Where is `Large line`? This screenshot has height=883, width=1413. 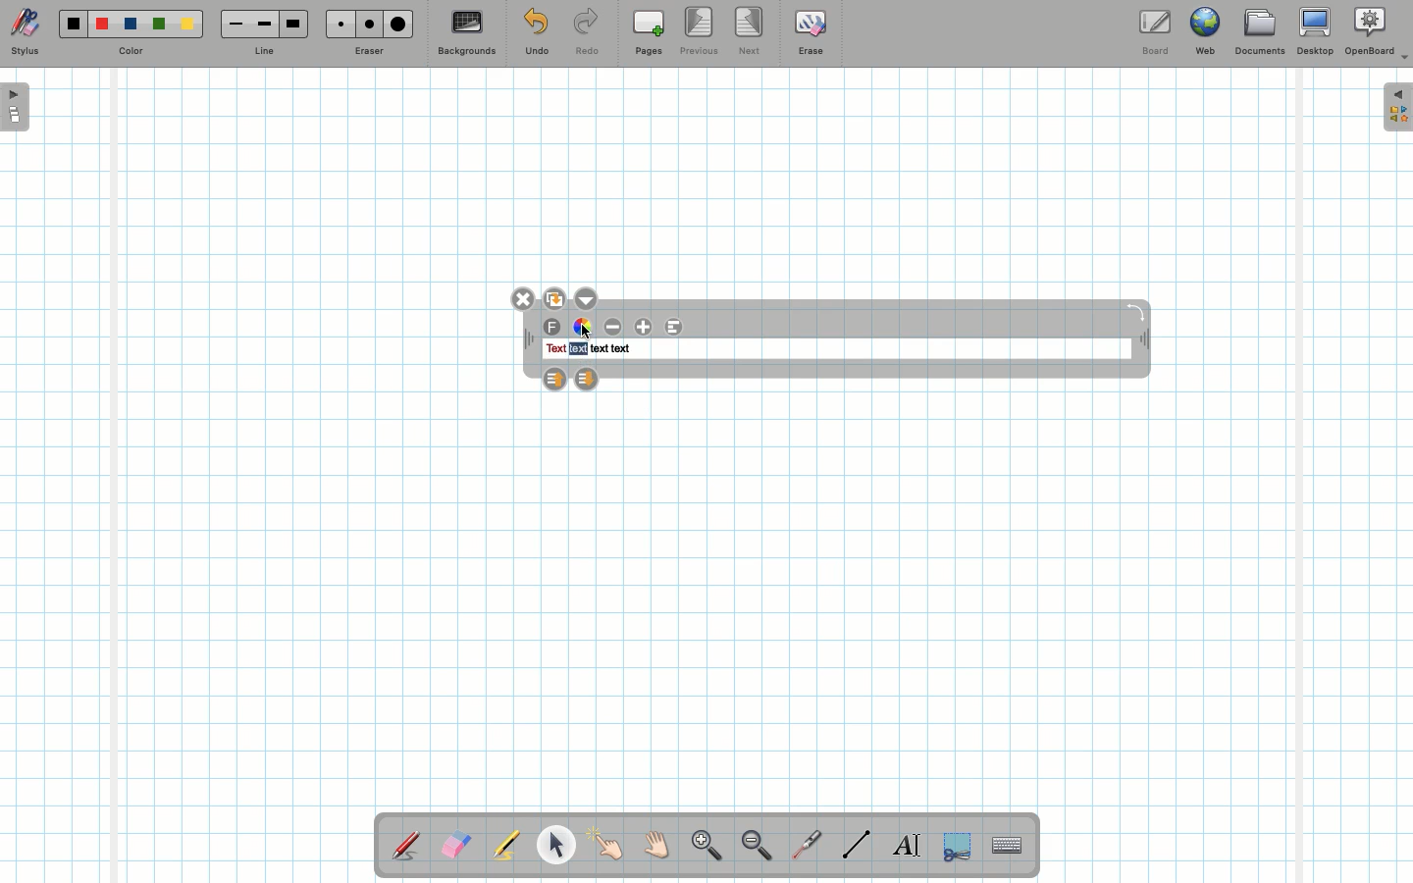
Large line is located at coordinates (294, 24).